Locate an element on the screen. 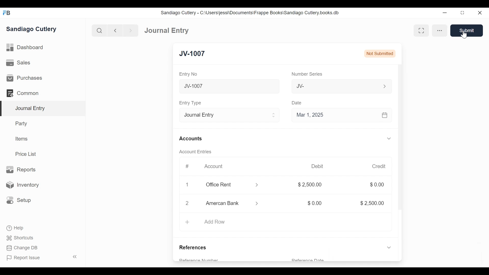  expand/collapse is located at coordinates (388, 247).